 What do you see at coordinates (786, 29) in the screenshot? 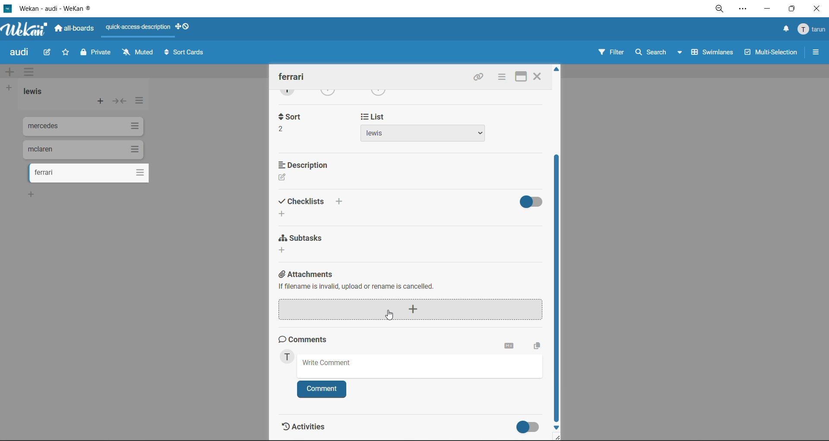
I see `notifications` at bounding box center [786, 29].